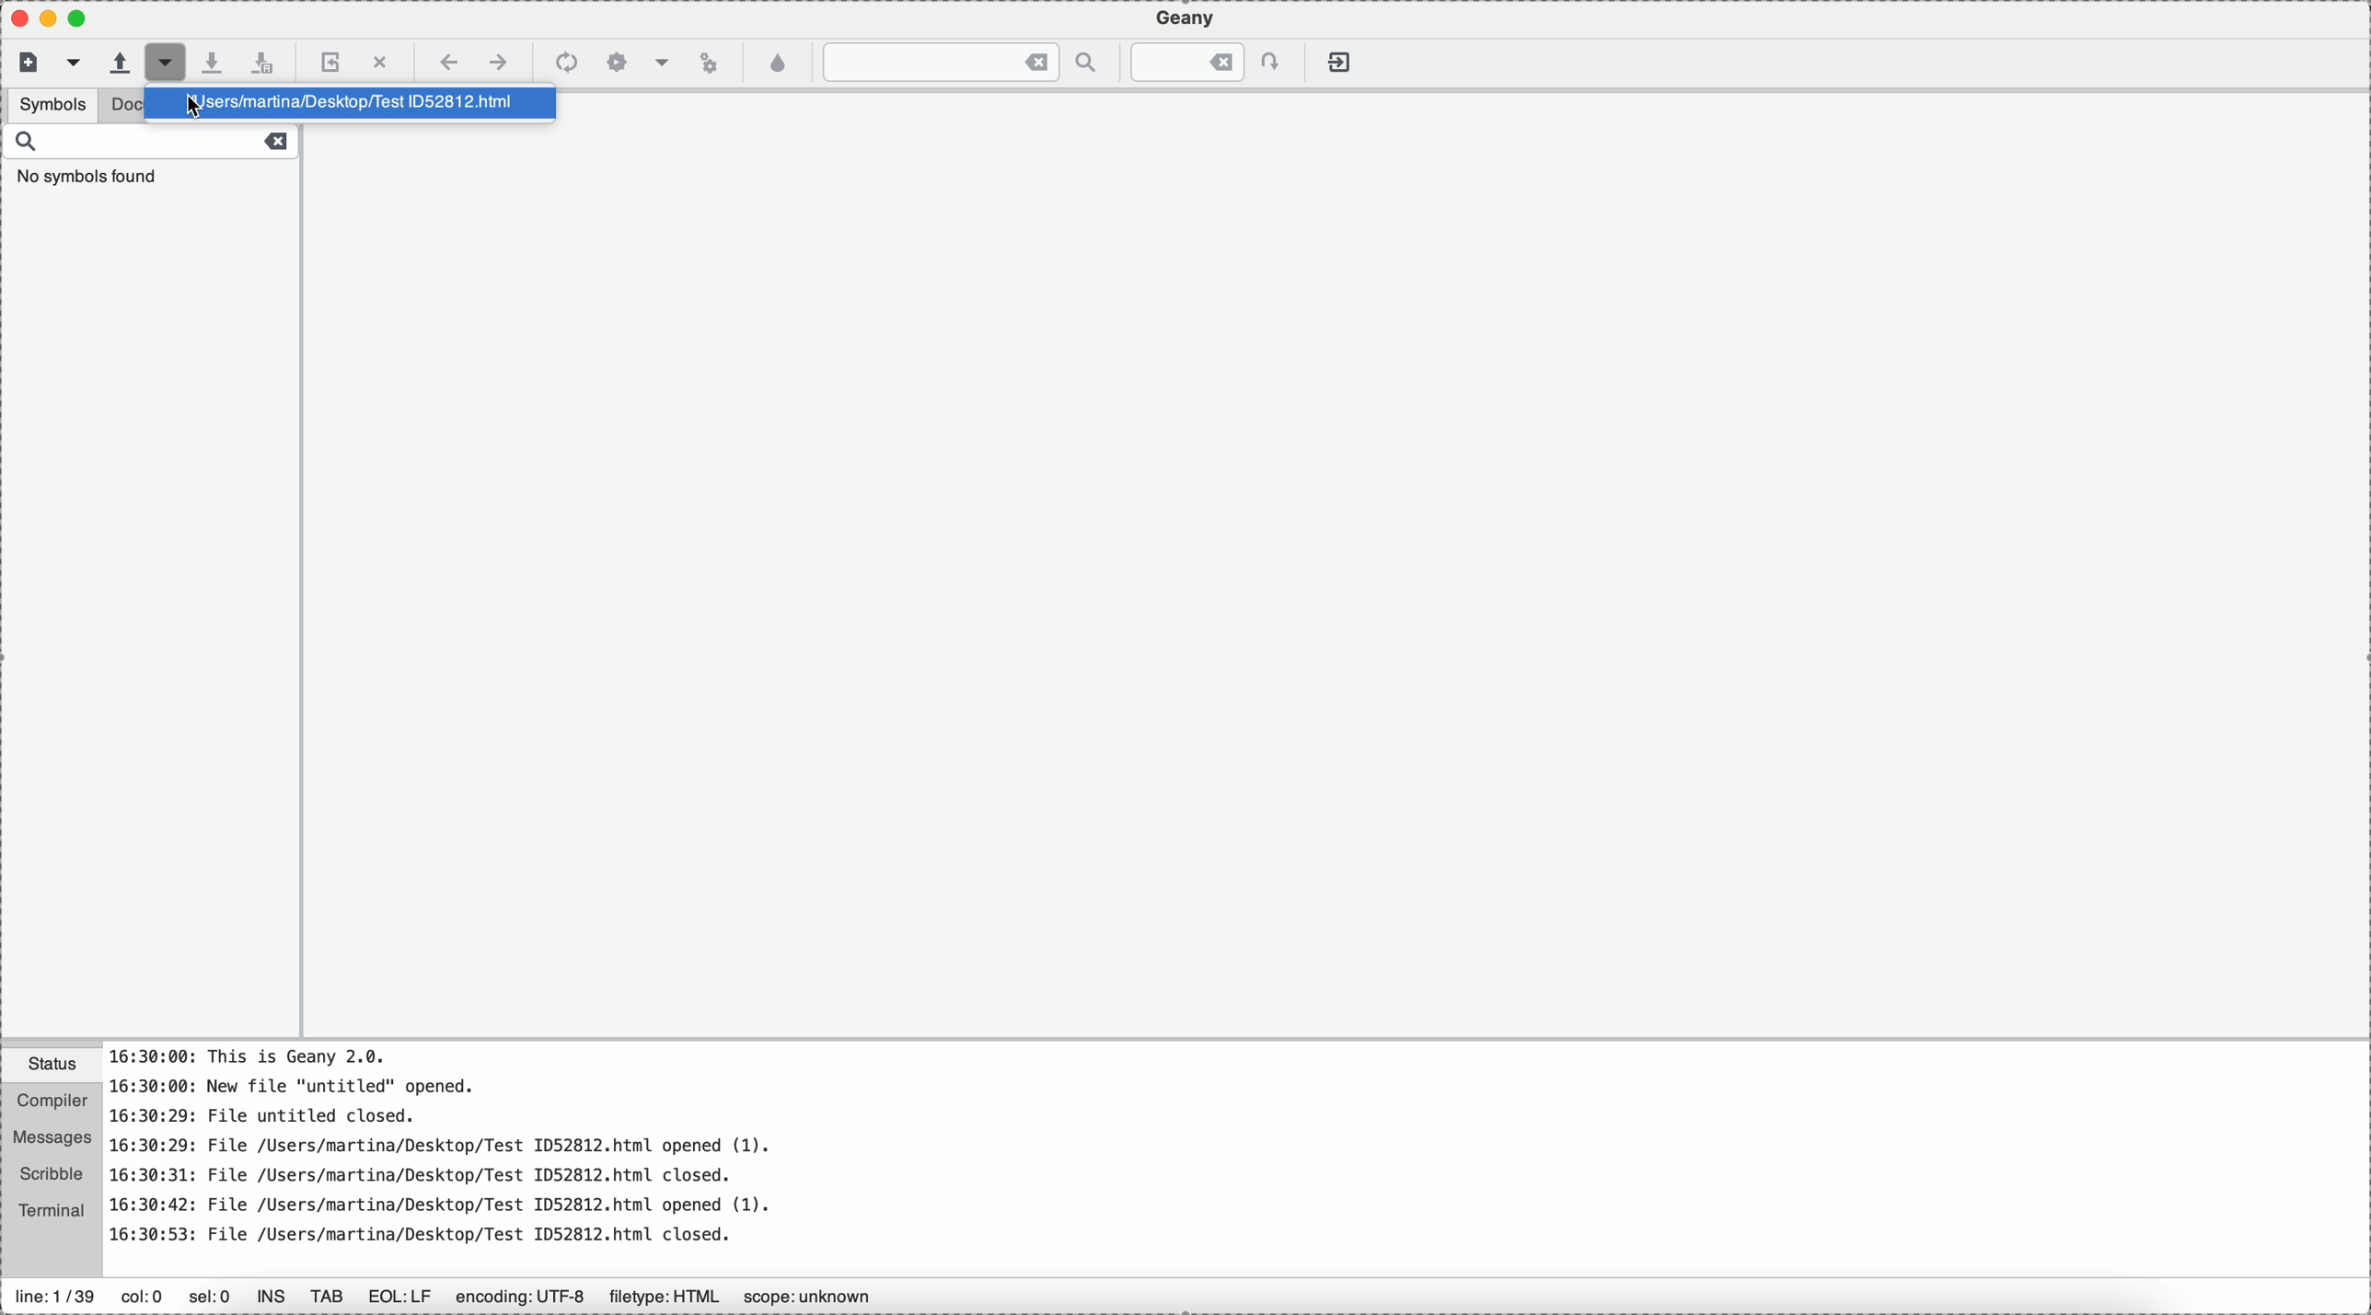 The image size is (2371, 1315). I want to click on users:martina/dekstop/TestID52812.html, so click(348, 106).